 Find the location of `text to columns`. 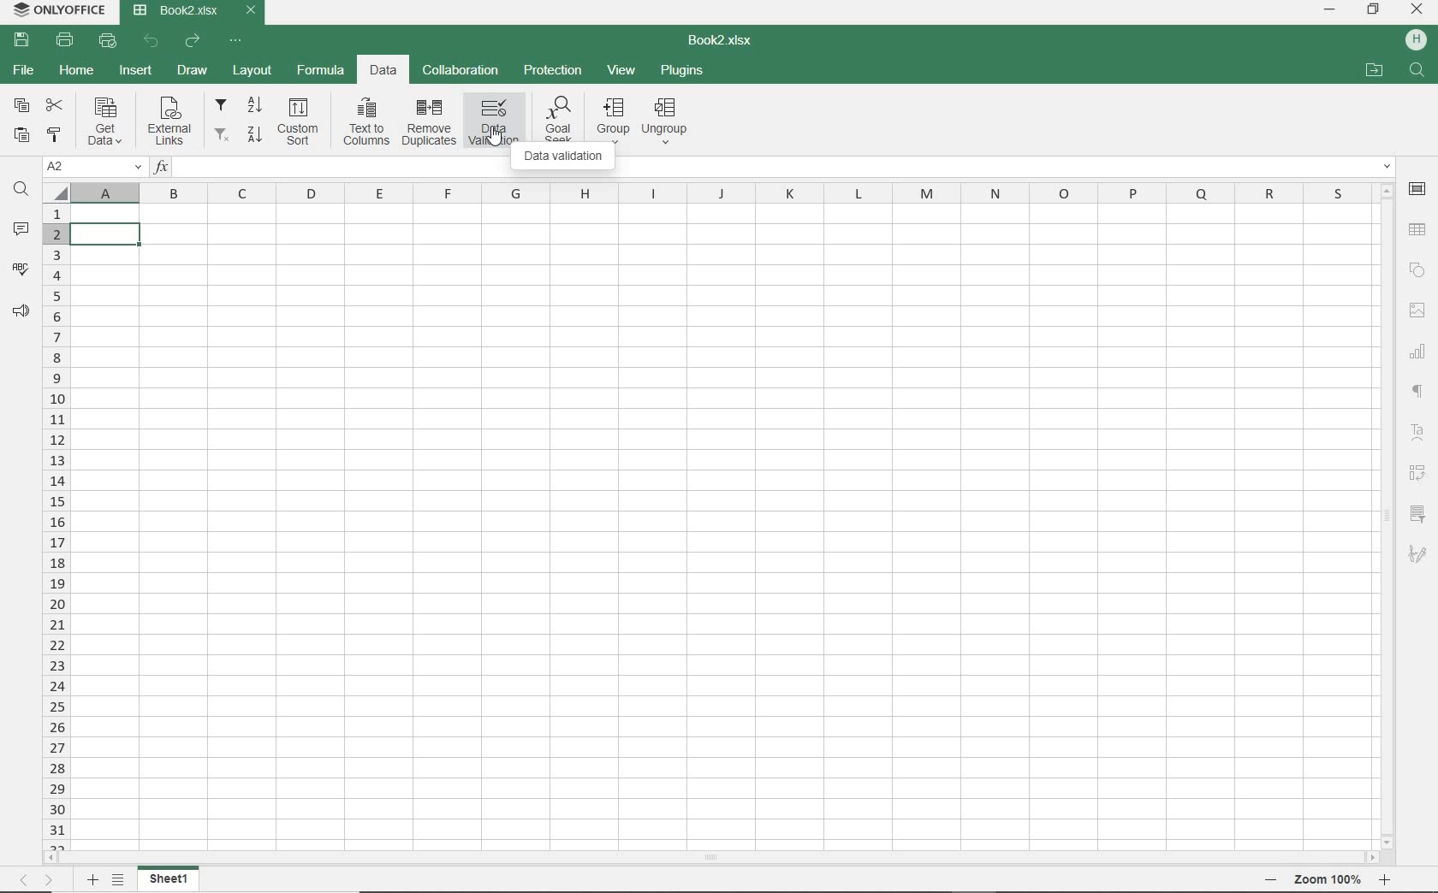

text to columns is located at coordinates (367, 121).